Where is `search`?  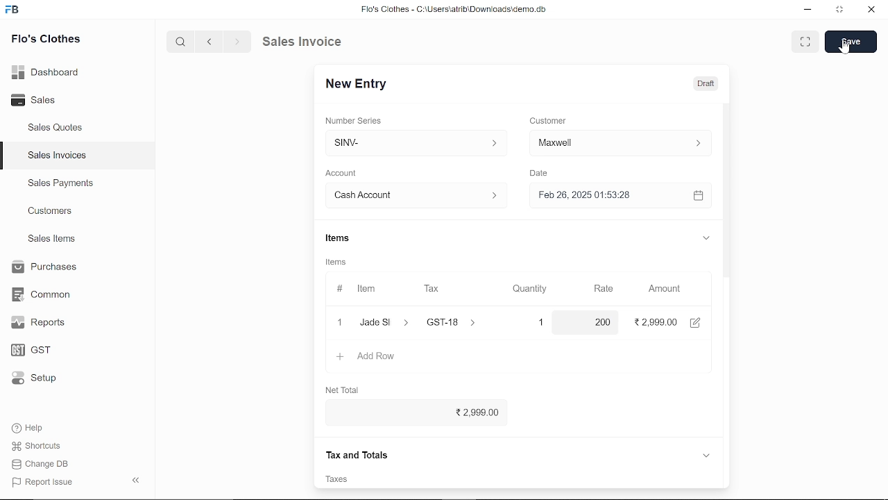
search is located at coordinates (182, 41).